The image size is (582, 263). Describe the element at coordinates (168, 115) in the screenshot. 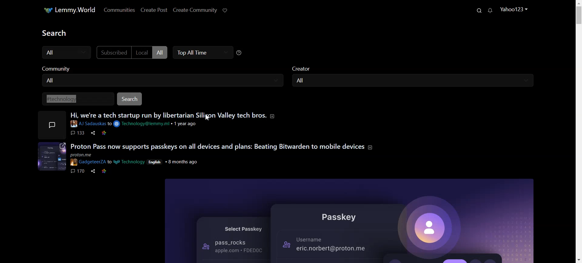

I see `Hi, we're a tech startup by libertarian Silicon valley tec bros.` at that location.